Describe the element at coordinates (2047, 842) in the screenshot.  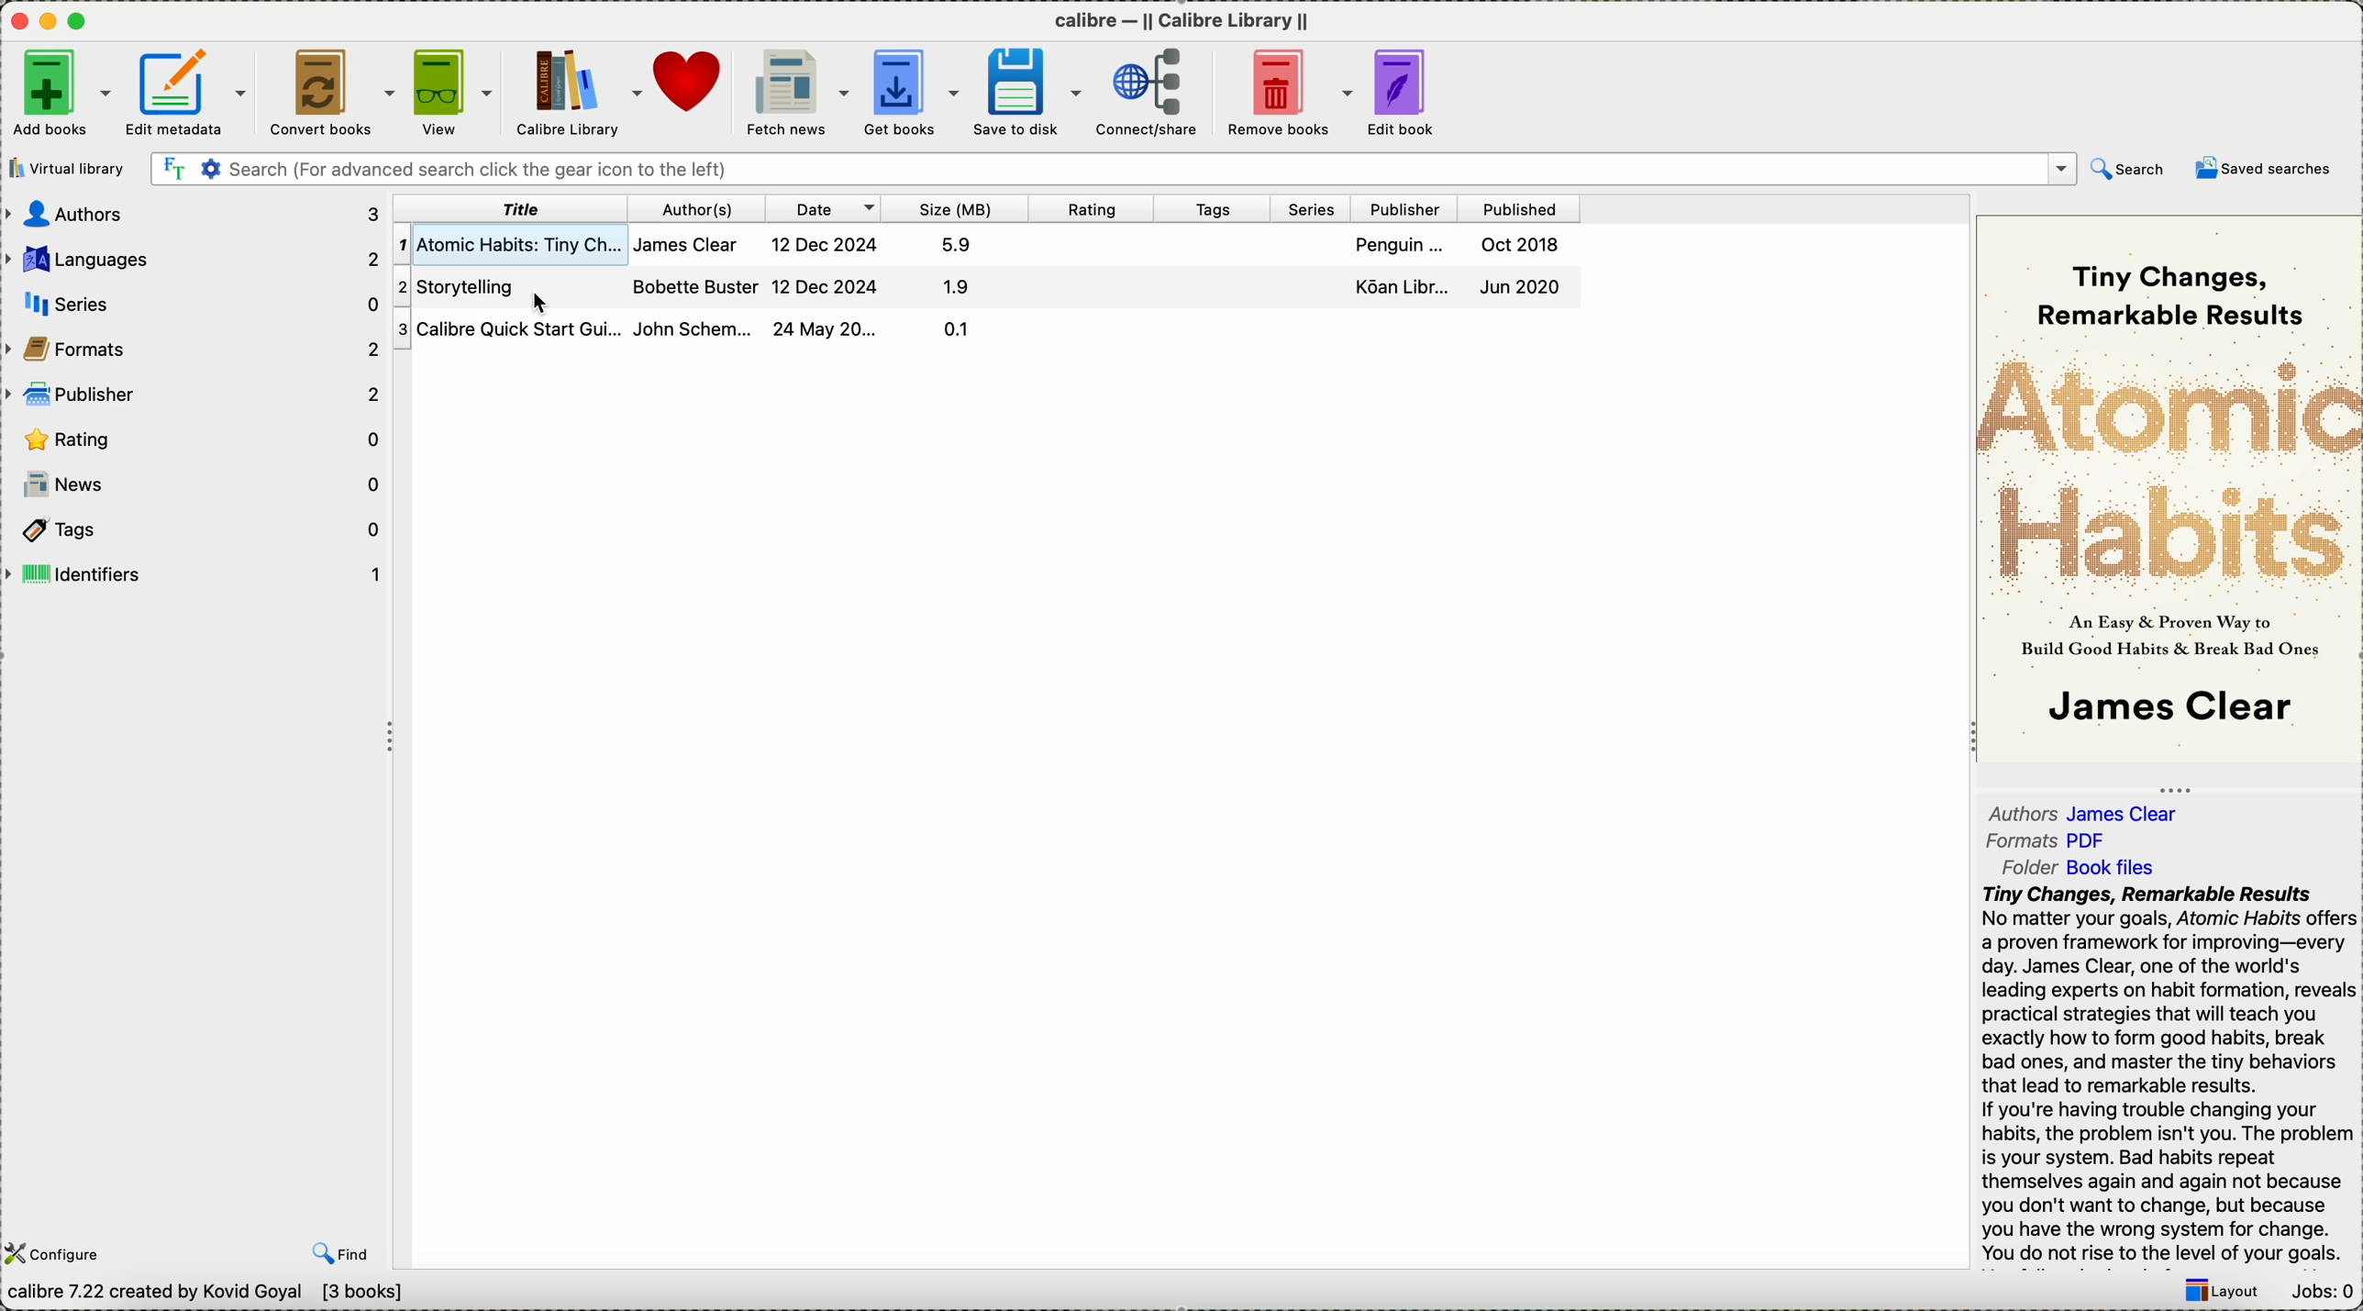
I see `formats` at that location.